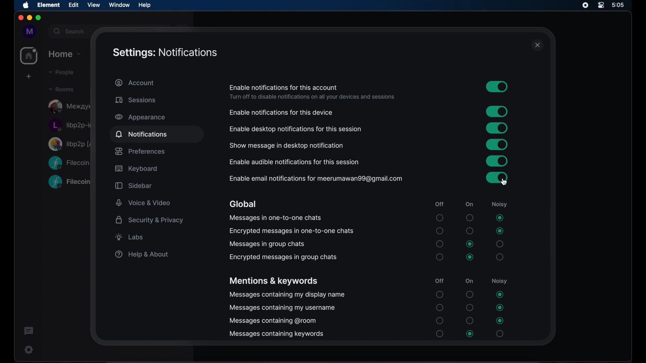 Image resolution: width=646 pixels, height=363 pixels. I want to click on people, so click(60, 72).